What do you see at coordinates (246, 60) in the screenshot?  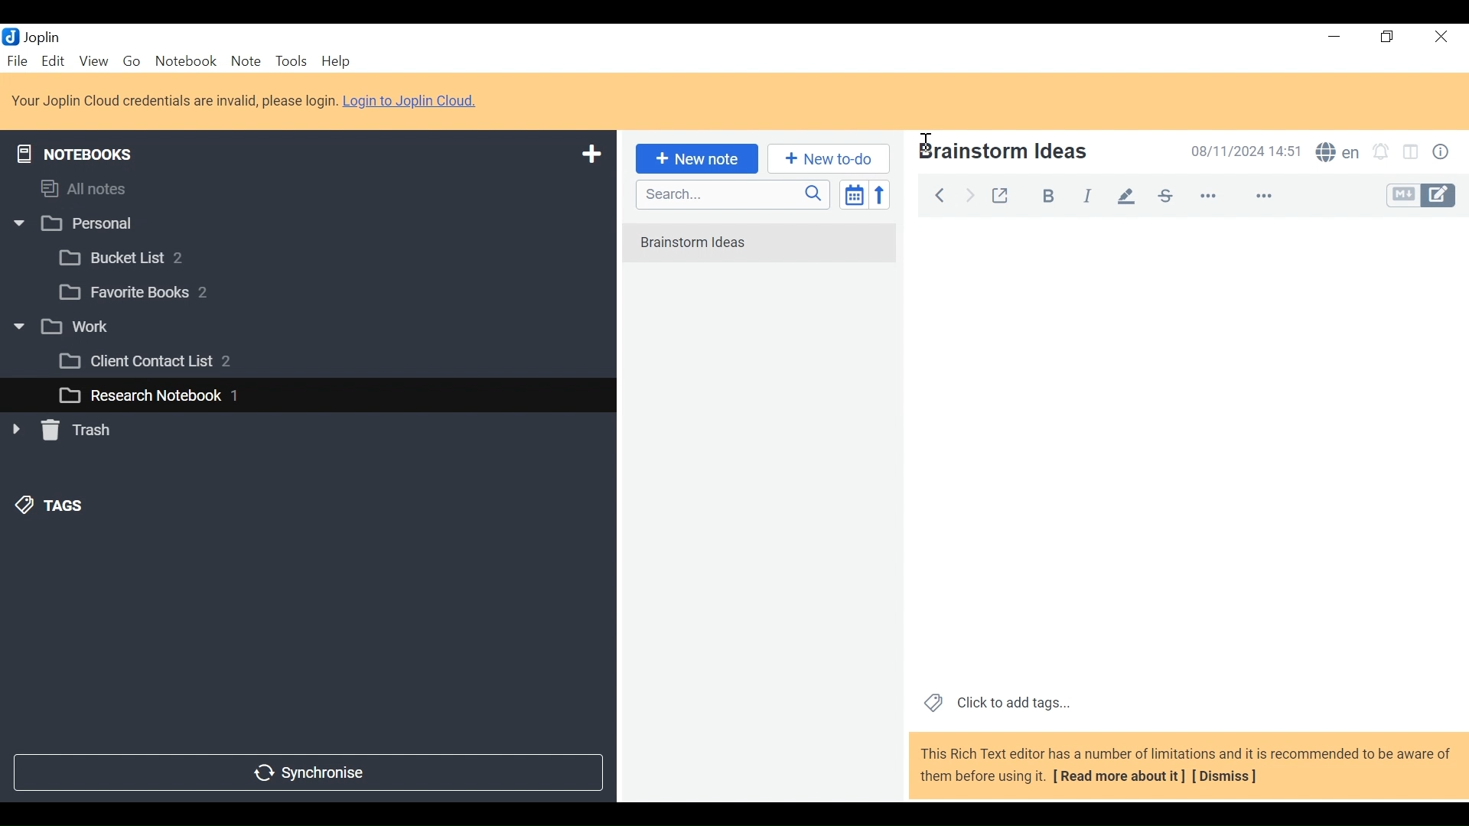 I see `Note` at bounding box center [246, 60].